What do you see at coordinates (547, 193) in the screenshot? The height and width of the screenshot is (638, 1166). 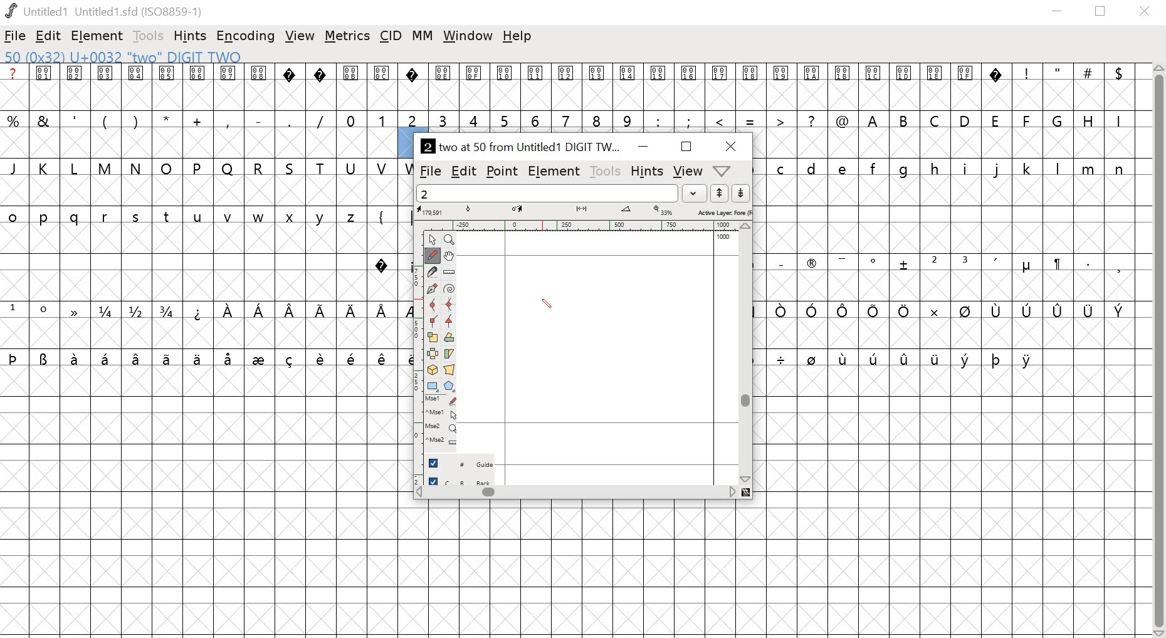 I see `word list field` at bounding box center [547, 193].